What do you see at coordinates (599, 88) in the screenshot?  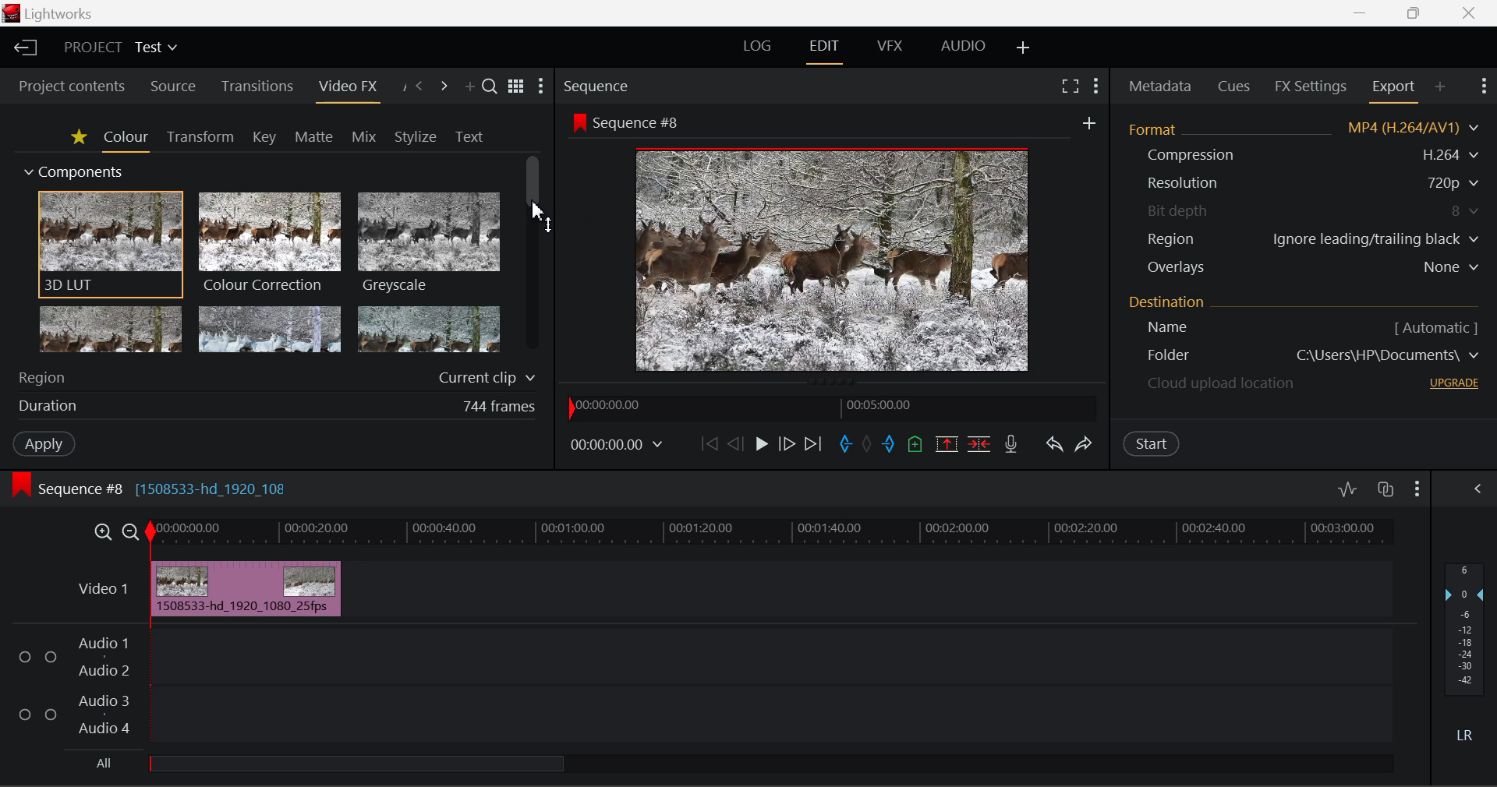 I see `Sequence Preview Section` at bounding box center [599, 88].